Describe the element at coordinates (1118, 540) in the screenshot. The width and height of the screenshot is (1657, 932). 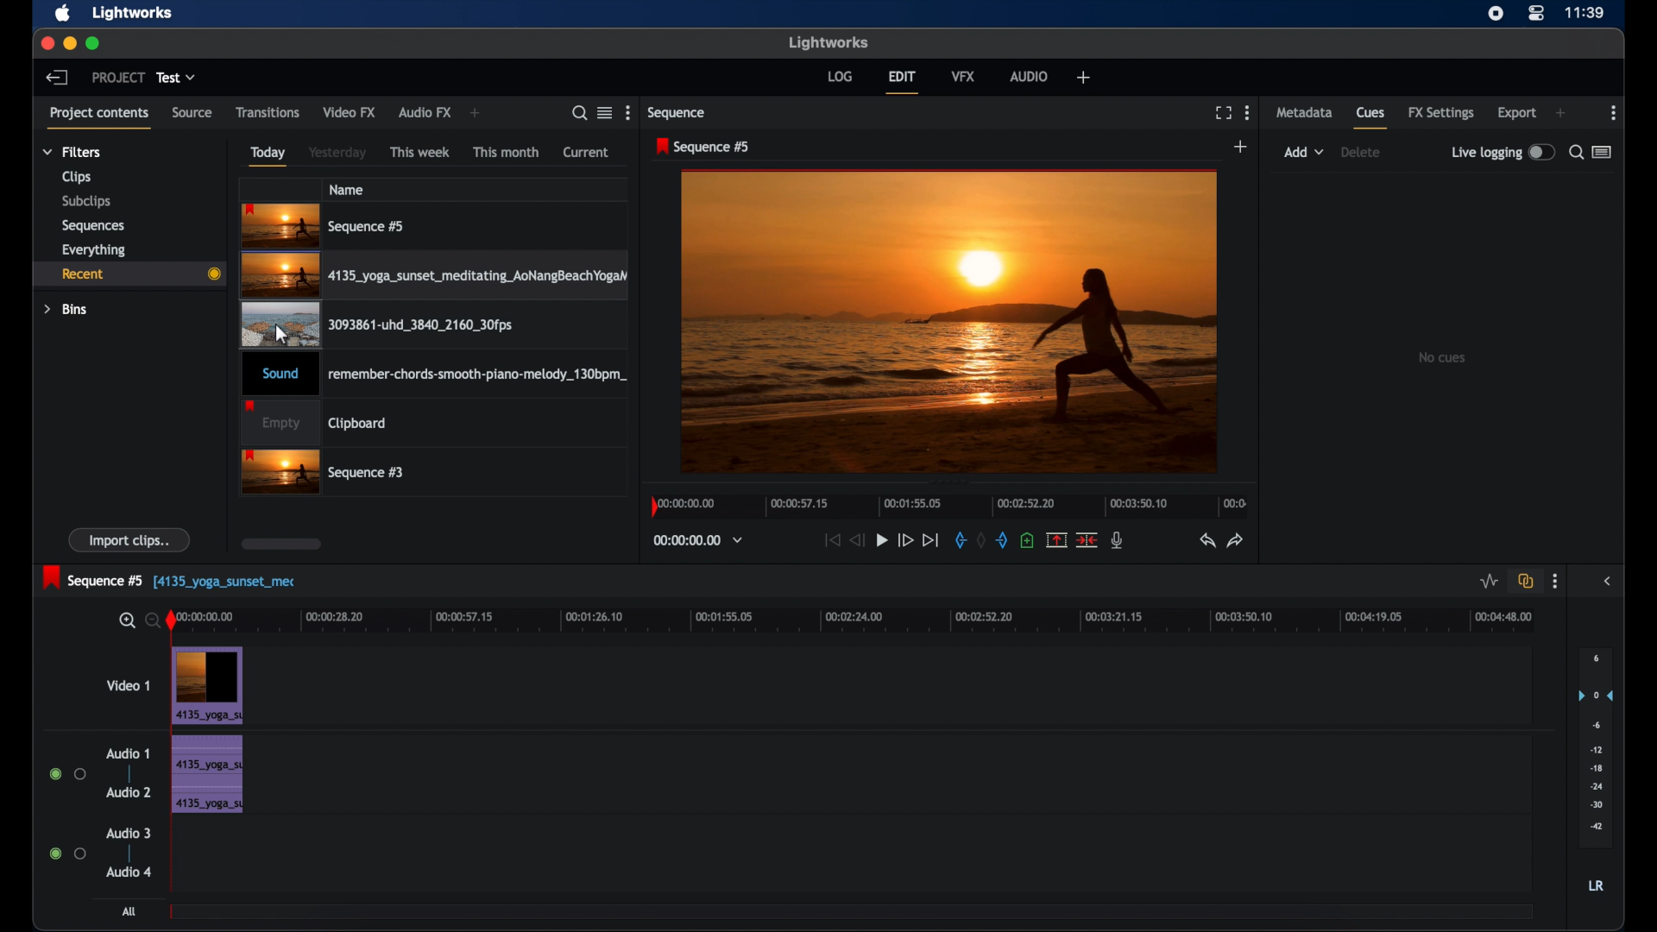
I see `mic` at that location.